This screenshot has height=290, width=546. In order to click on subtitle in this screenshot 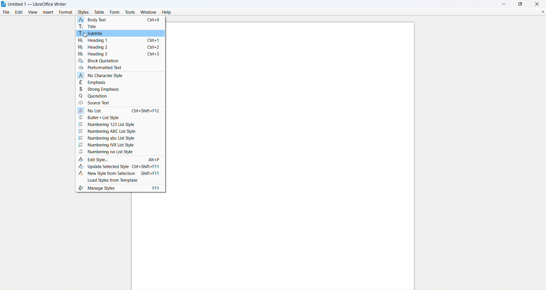, I will do `click(93, 33)`.